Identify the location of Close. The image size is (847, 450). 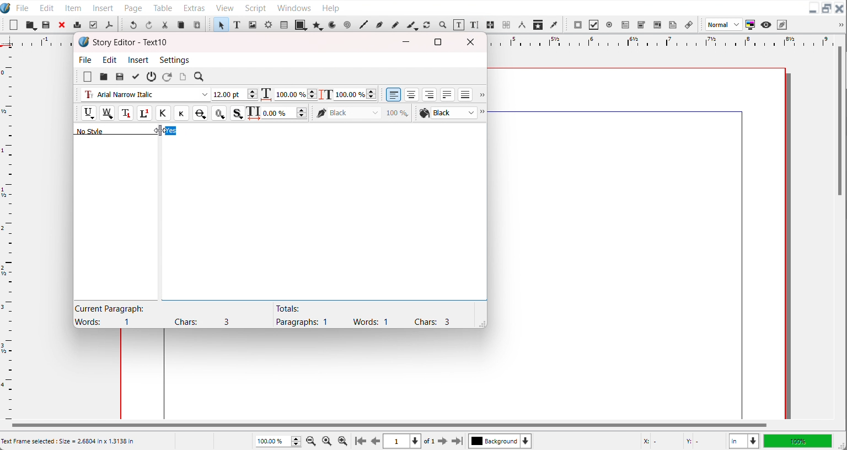
(62, 24).